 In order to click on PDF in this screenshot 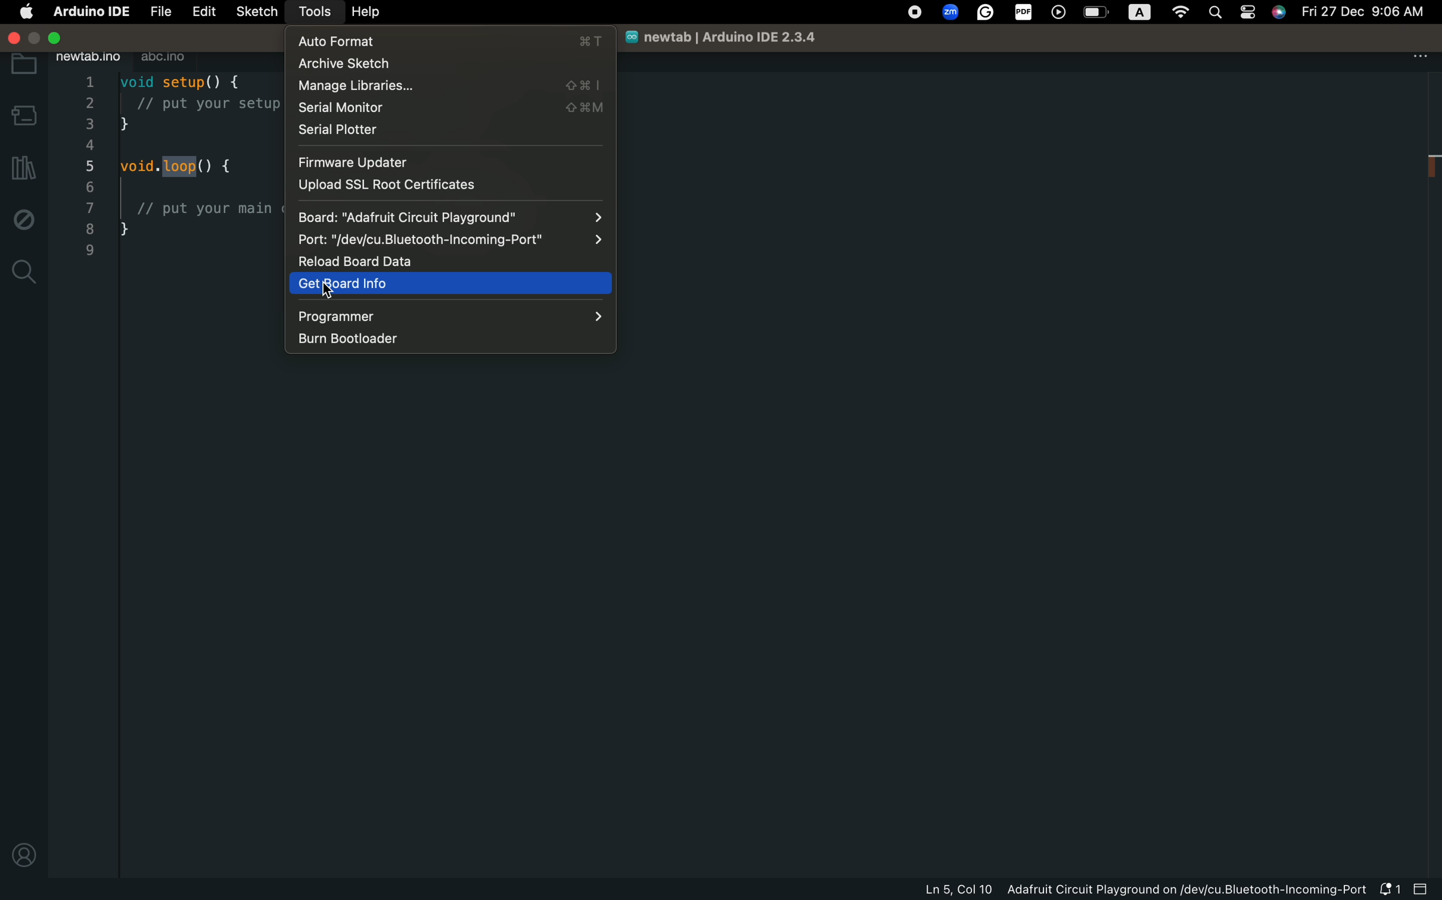, I will do `click(1023, 12)`.